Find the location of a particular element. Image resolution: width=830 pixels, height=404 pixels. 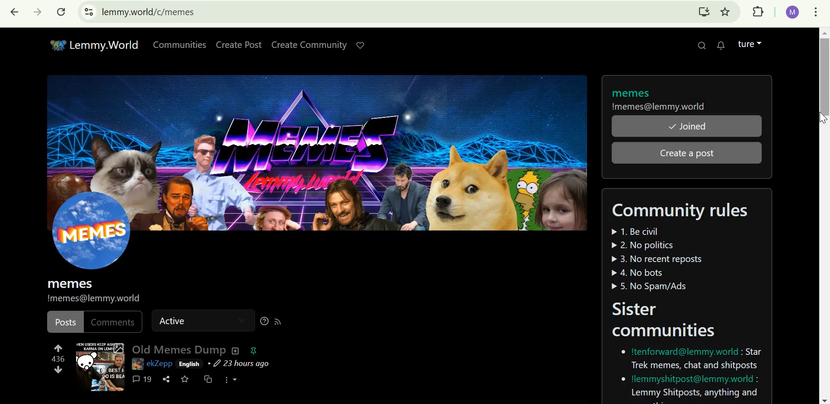

animation is located at coordinates (136, 365).